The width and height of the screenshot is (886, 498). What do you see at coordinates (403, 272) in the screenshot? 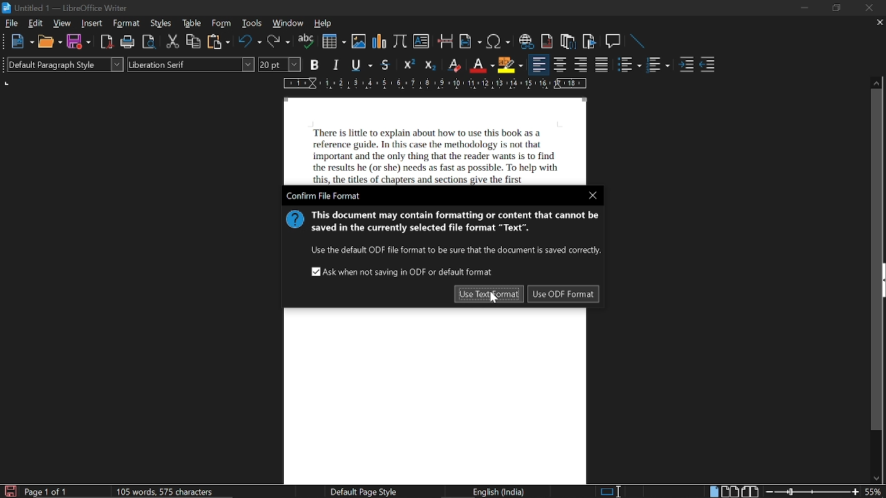
I see `ask when not saving in ODF or default format` at bounding box center [403, 272].